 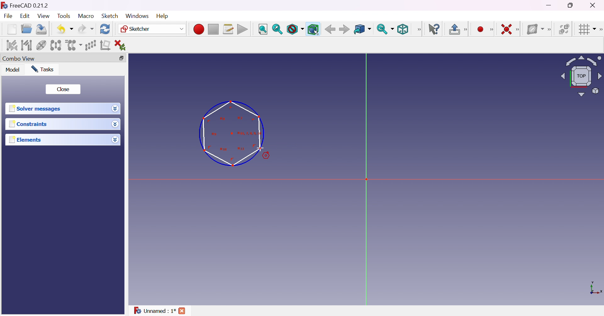 What do you see at coordinates (519, 30) in the screenshot?
I see `Sketcher constraints` at bounding box center [519, 30].